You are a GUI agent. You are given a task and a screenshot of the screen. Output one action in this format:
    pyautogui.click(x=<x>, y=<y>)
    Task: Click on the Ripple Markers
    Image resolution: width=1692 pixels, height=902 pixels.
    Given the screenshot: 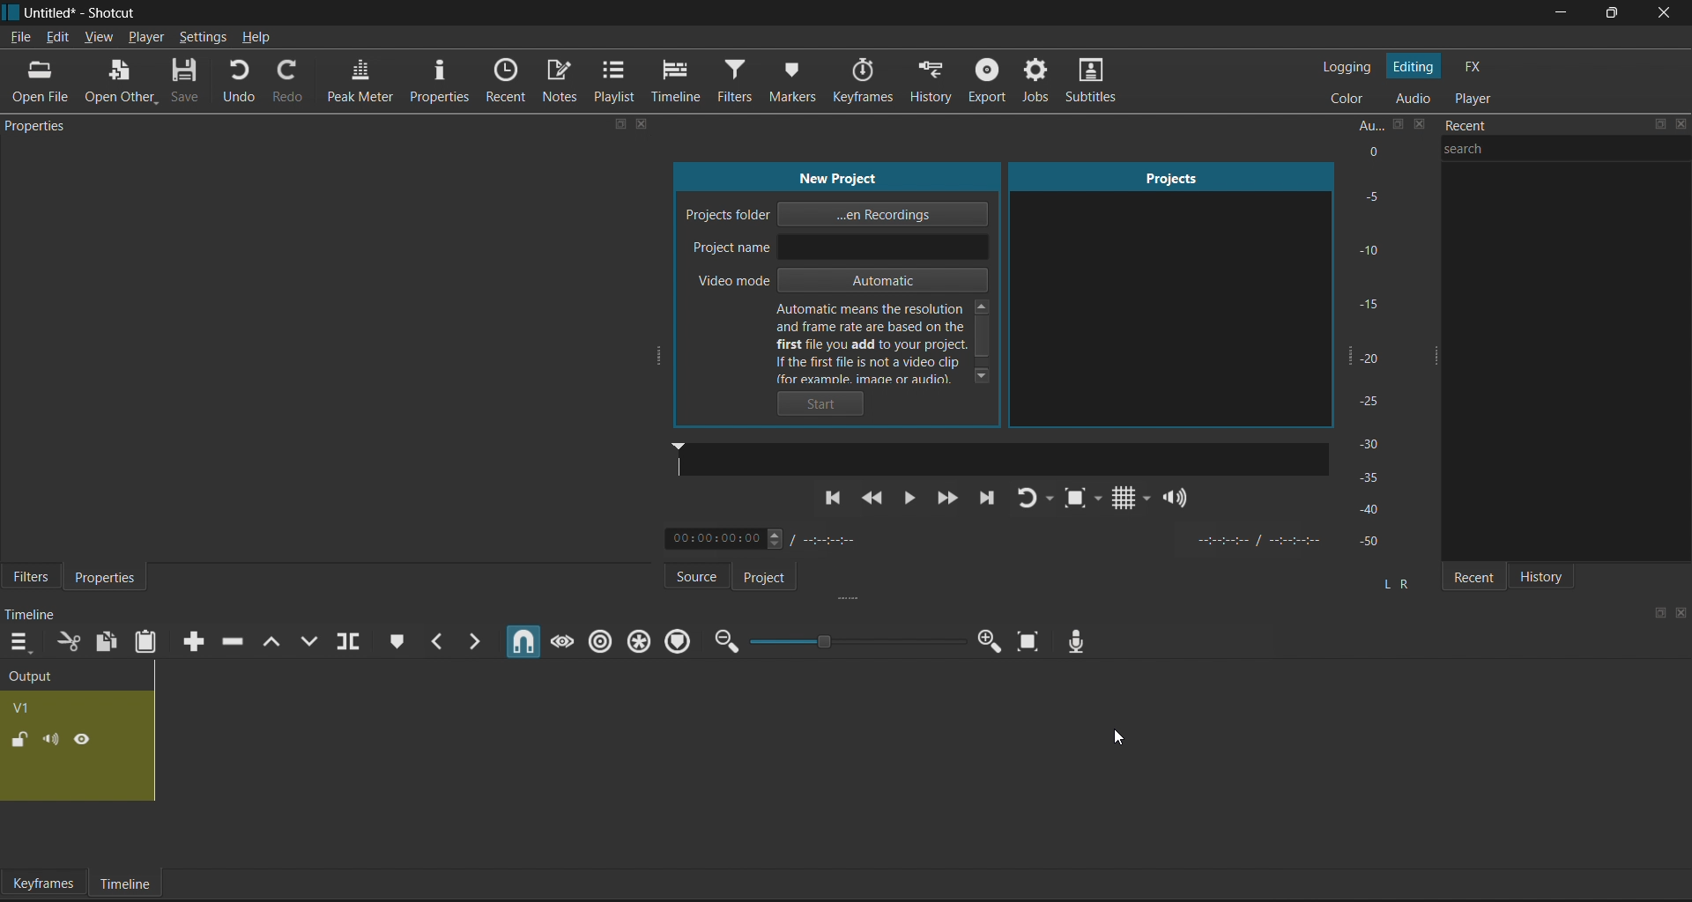 What is the action you would take?
    pyautogui.click(x=681, y=640)
    